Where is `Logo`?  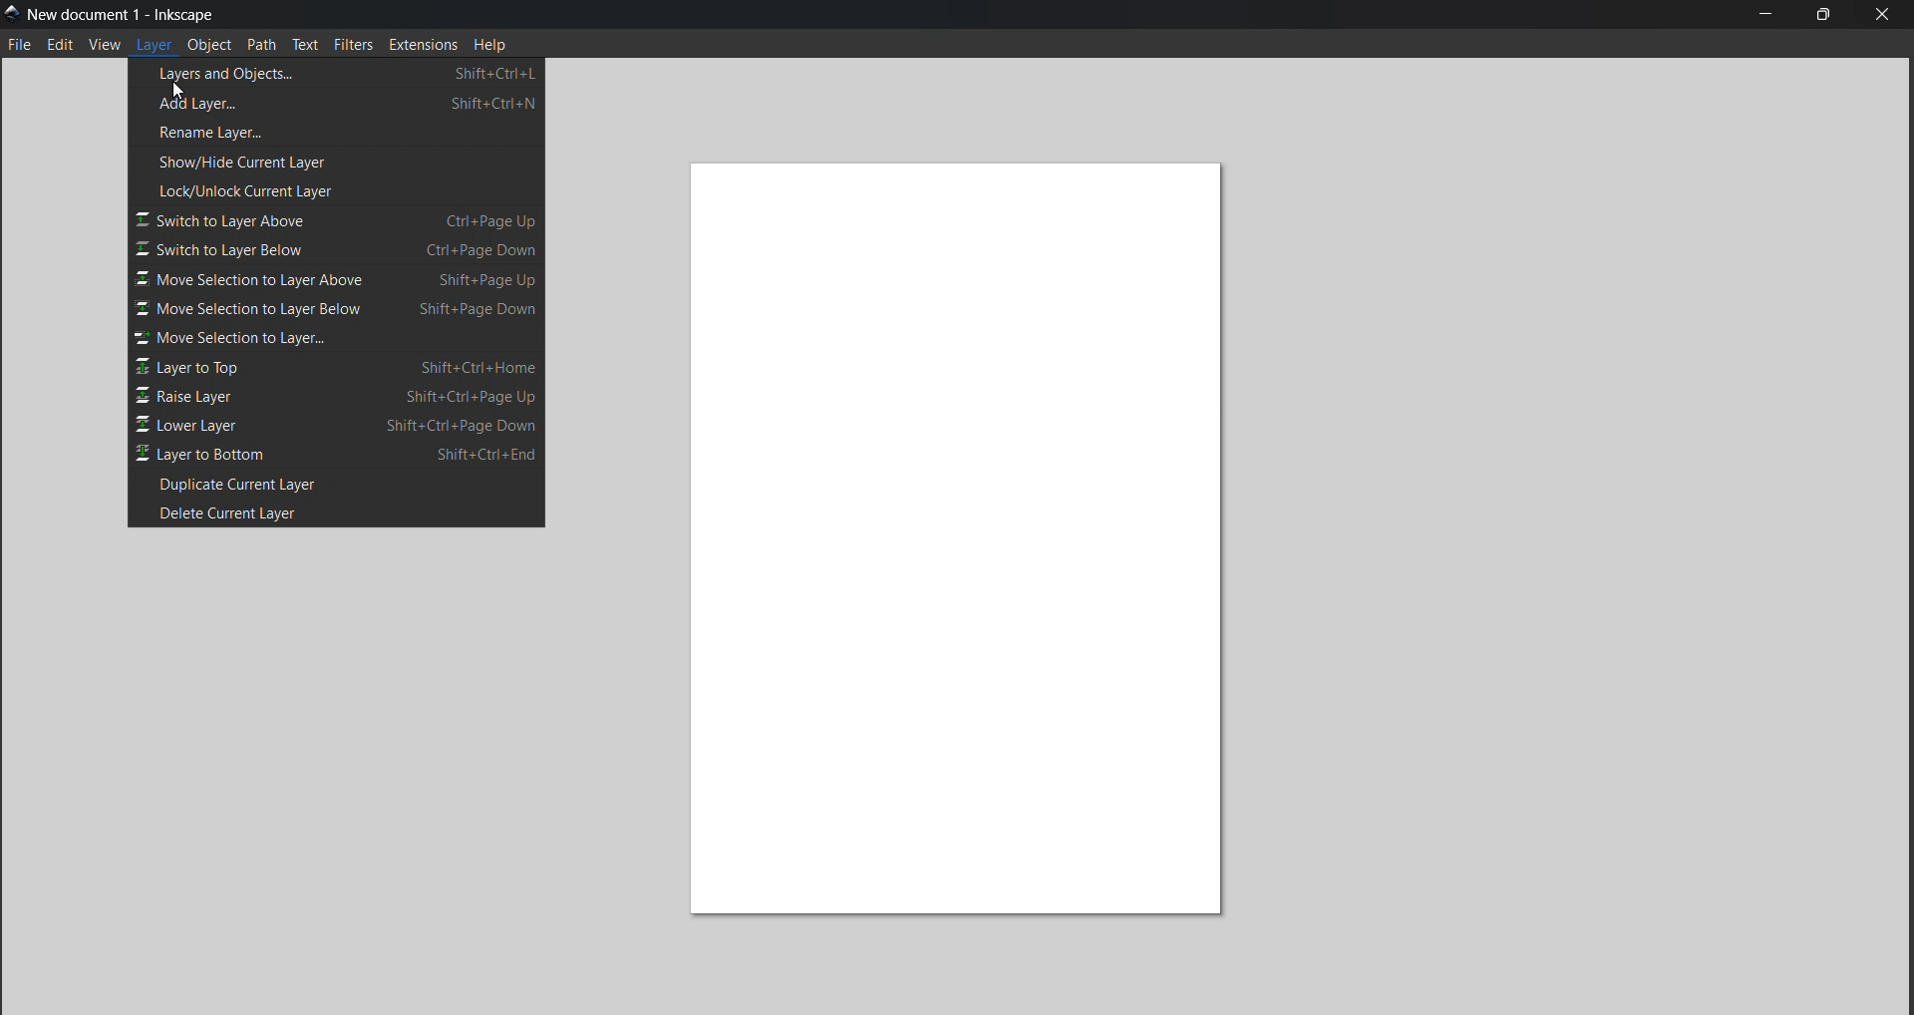 Logo is located at coordinates (12, 13).